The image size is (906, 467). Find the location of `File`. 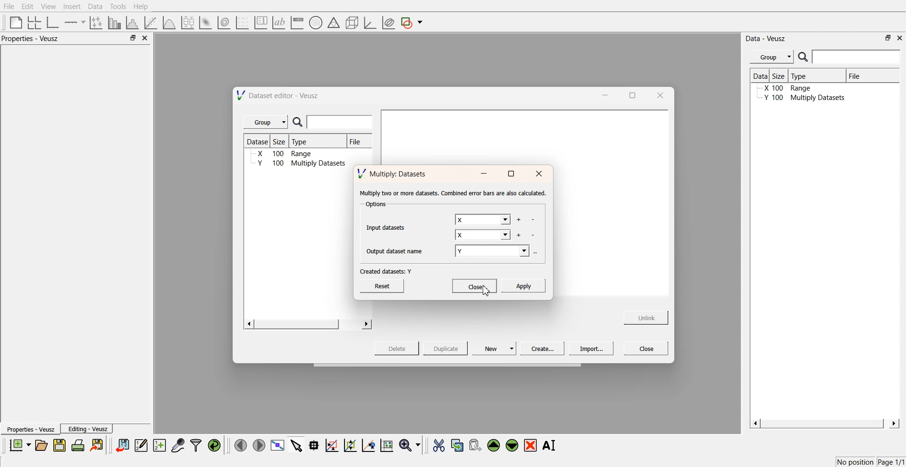

File is located at coordinates (355, 142).